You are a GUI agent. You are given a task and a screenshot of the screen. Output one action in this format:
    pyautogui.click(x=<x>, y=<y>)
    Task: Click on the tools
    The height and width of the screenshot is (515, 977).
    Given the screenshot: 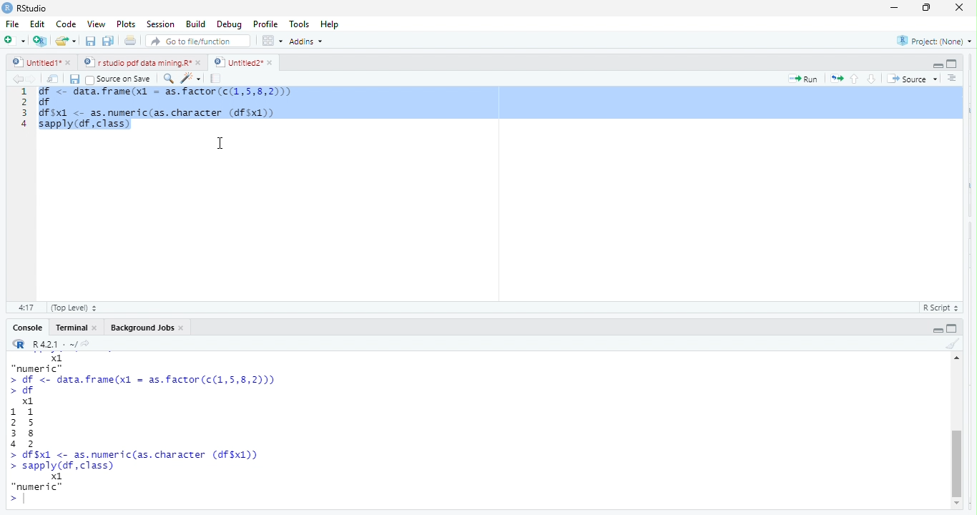 What is the action you would take?
    pyautogui.click(x=298, y=23)
    